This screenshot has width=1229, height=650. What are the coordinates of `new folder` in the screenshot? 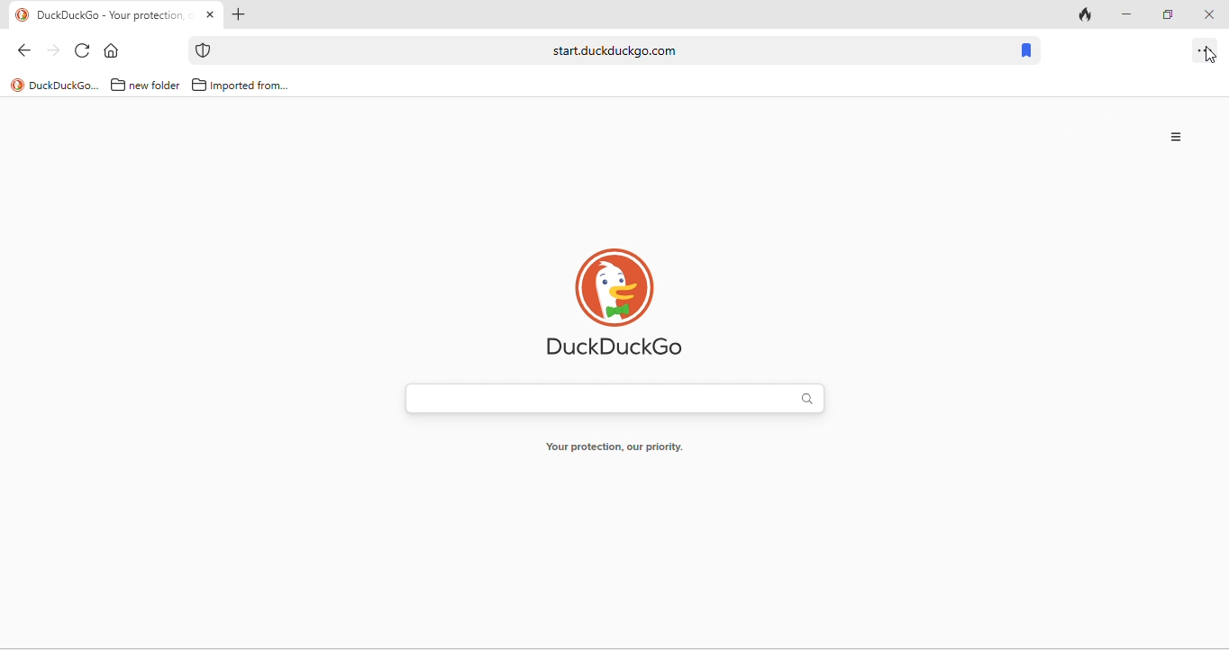 It's located at (156, 86).